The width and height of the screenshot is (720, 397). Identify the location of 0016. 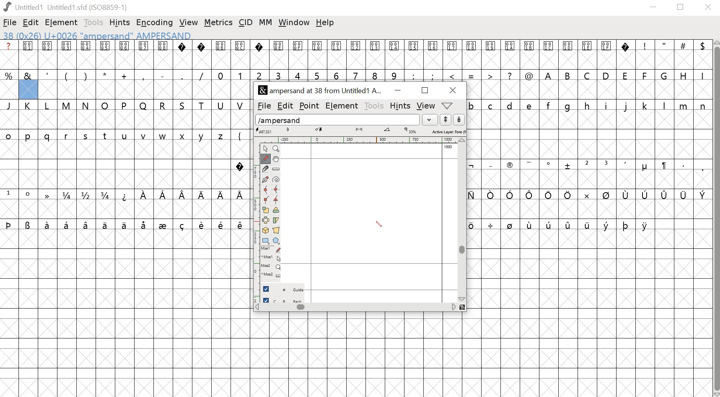
(433, 54).